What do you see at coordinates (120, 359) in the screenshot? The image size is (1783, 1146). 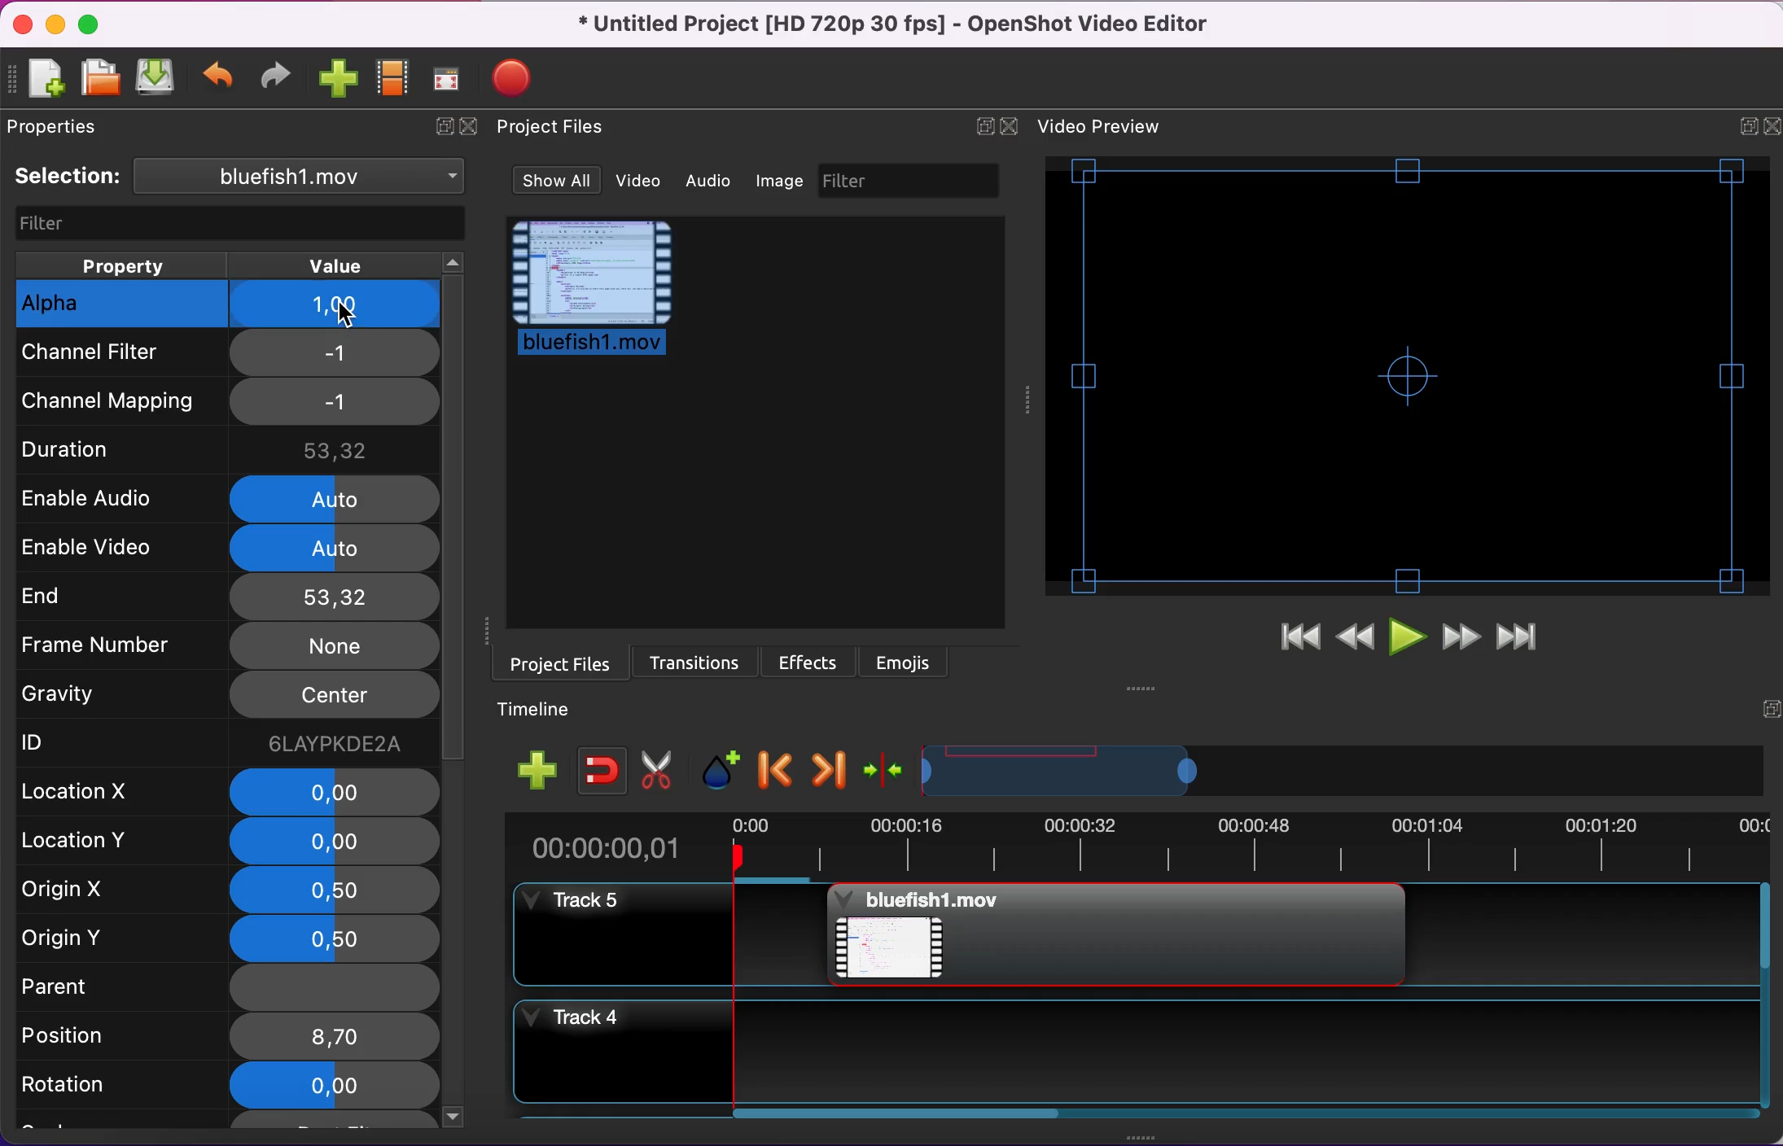 I see `channel filter` at bounding box center [120, 359].